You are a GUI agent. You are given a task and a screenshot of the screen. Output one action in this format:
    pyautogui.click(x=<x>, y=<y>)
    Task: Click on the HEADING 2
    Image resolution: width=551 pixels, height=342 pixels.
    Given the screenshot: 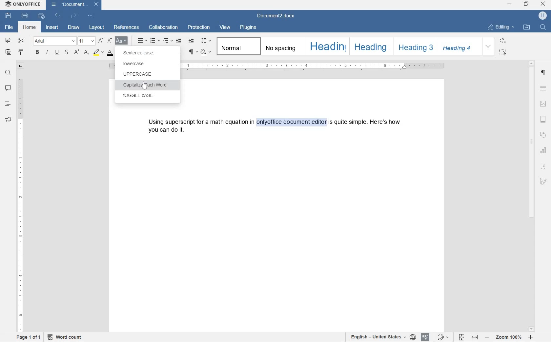 What is the action you would take?
    pyautogui.click(x=370, y=46)
    